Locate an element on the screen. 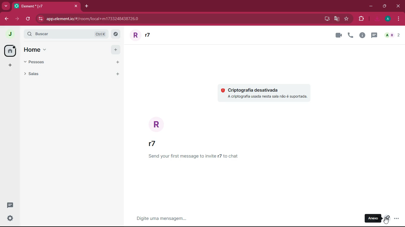 This screenshot has width=405, height=227. message is located at coordinates (213, 218).